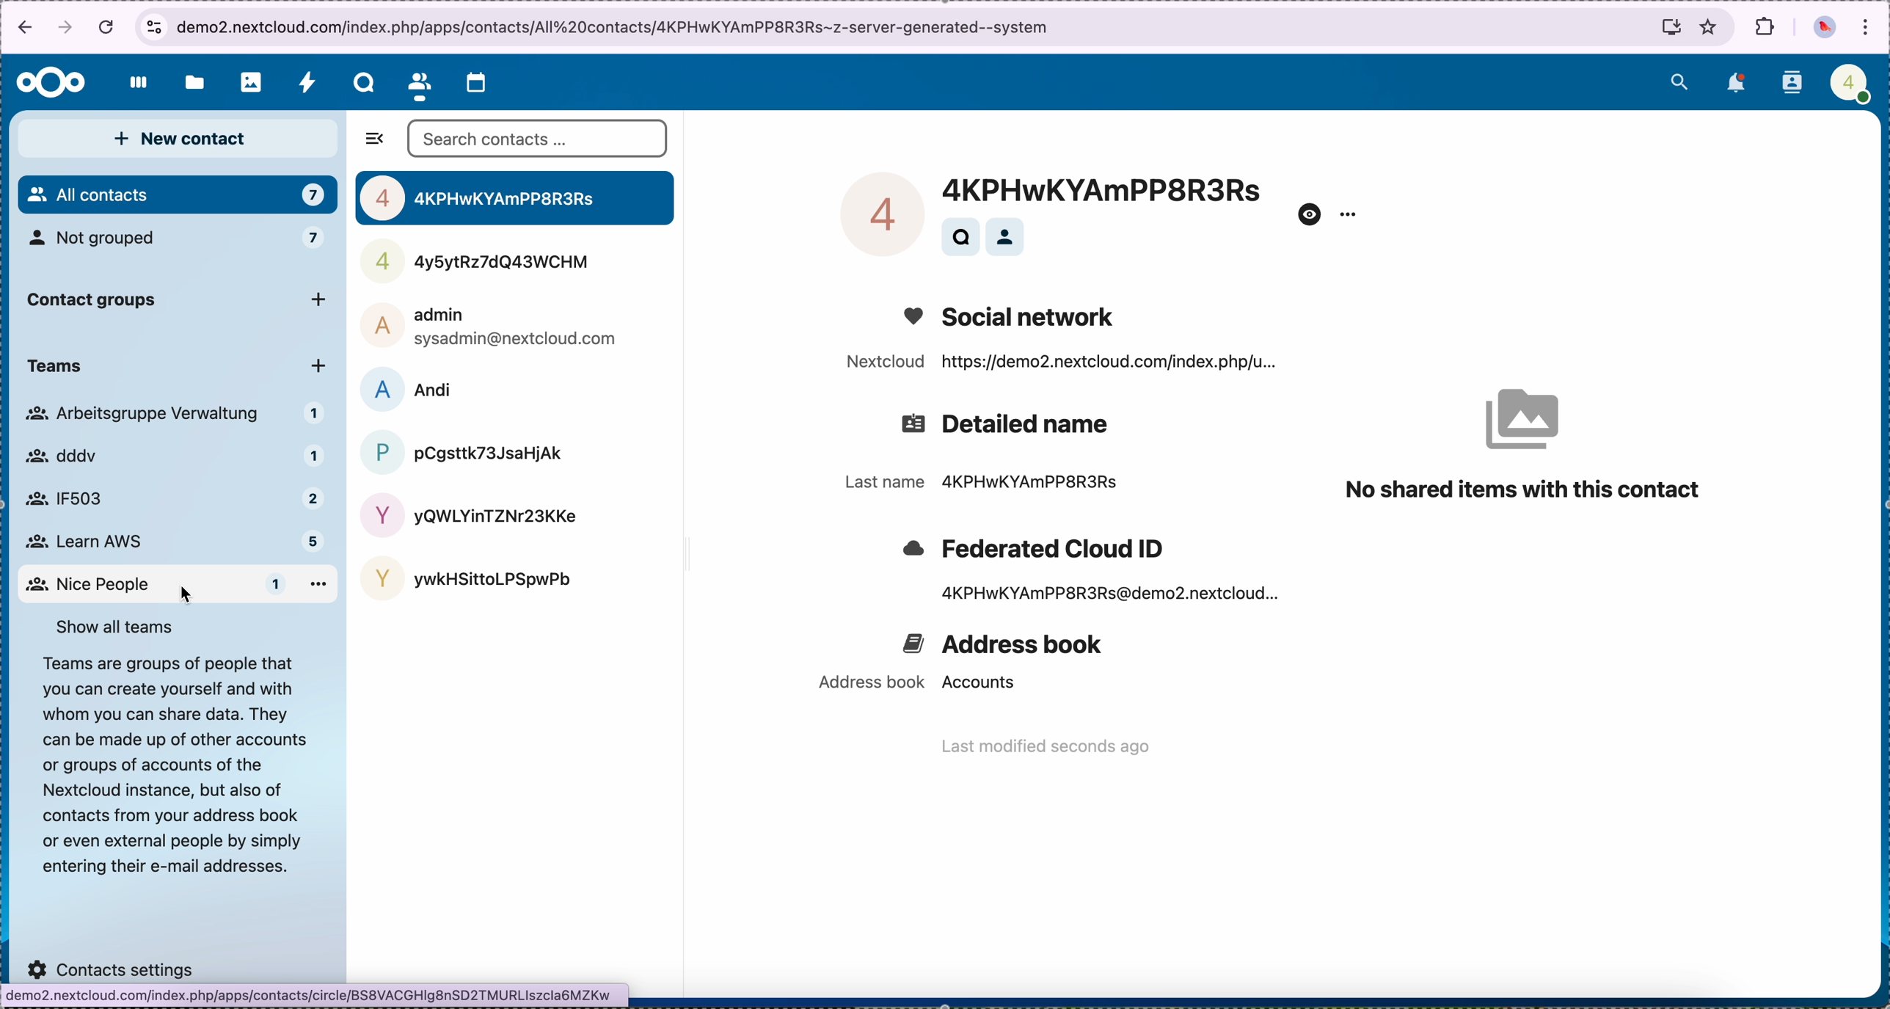 The height and width of the screenshot is (1009, 1890). Describe the element at coordinates (461, 451) in the screenshot. I see `user` at that location.